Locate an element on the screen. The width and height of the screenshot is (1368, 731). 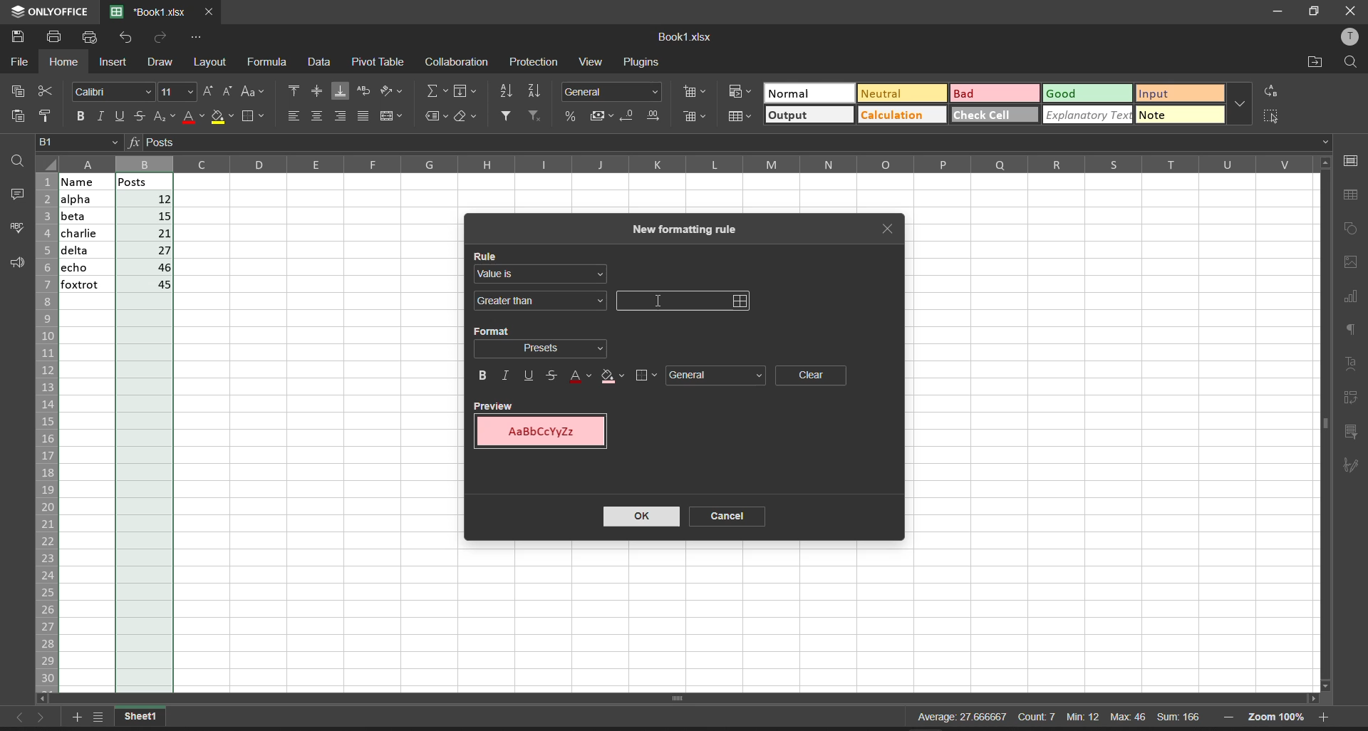
value is is located at coordinates (543, 276).